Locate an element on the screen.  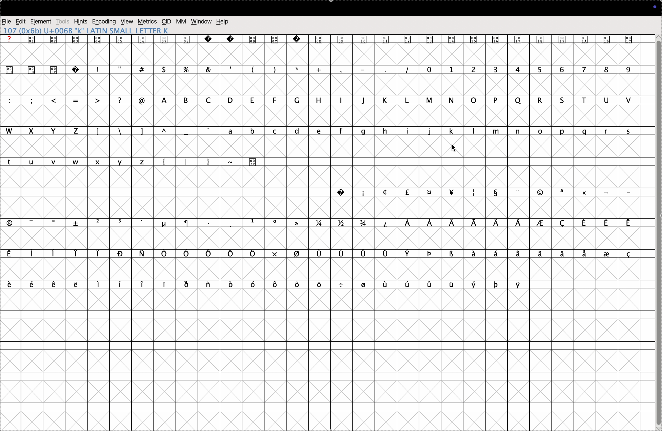
/ is located at coordinates (409, 68).